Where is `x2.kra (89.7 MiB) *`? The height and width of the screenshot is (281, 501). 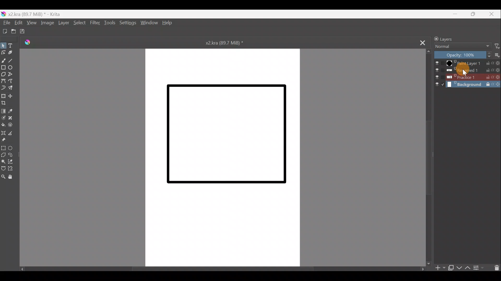 x2.kra (89.7 MiB) * is located at coordinates (37, 14).